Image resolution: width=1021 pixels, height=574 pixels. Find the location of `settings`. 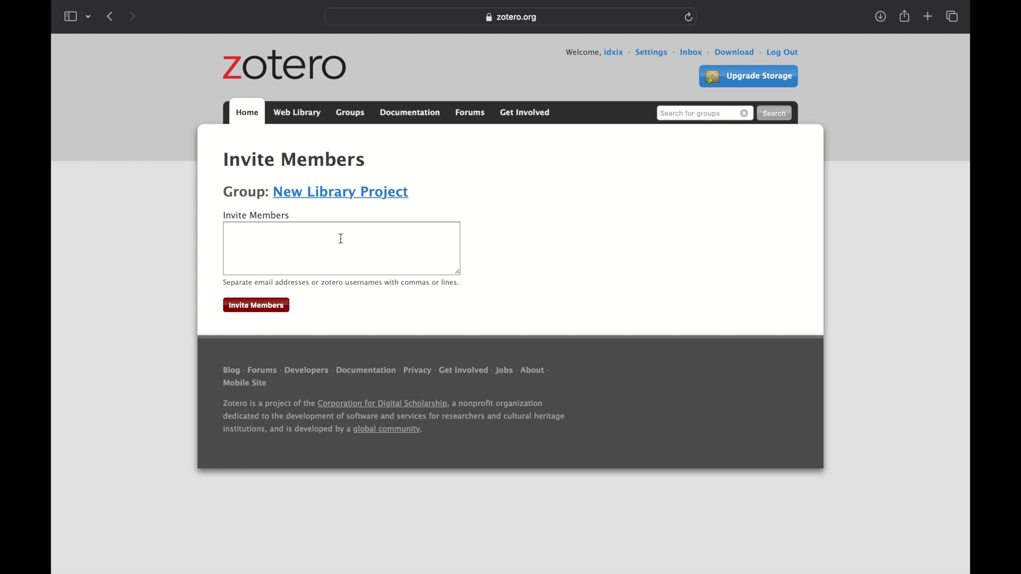

settings is located at coordinates (655, 52).